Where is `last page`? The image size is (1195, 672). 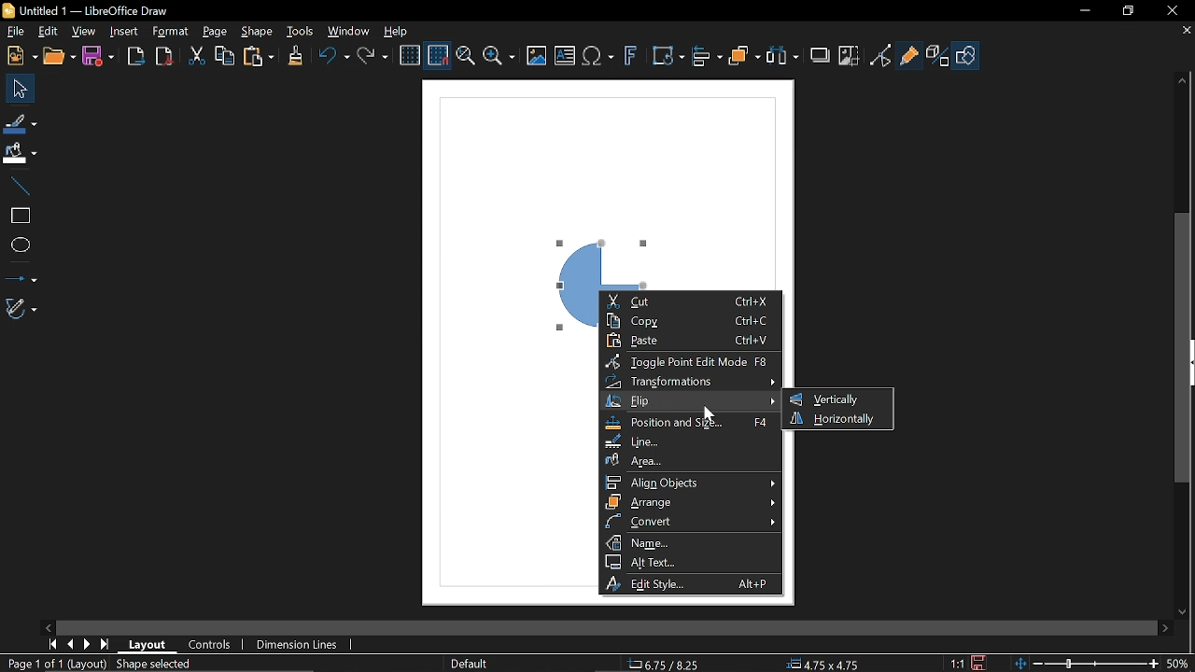 last page is located at coordinates (106, 645).